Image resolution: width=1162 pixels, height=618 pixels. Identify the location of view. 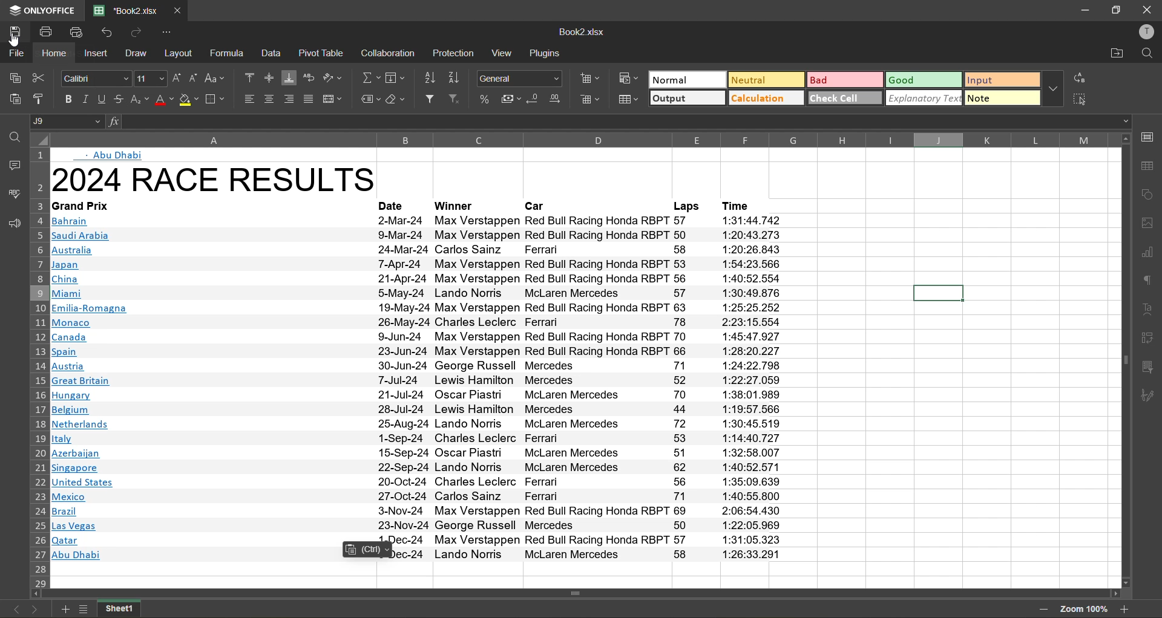
(502, 54).